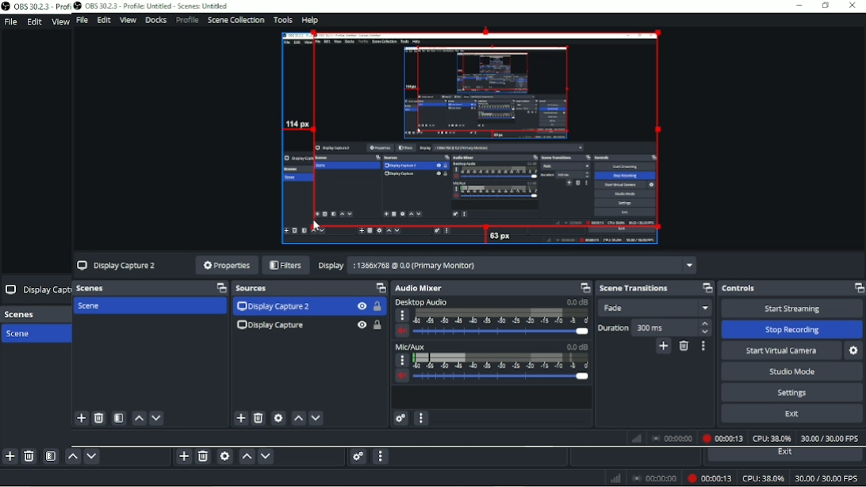  What do you see at coordinates (412, 347) in the screenshot?
I see `Mic/Aux` at bounding box center [412, 347].